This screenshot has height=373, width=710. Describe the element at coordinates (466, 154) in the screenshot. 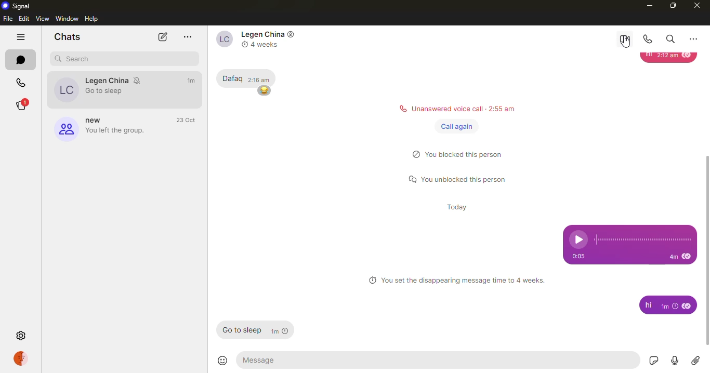

I see `) You blocked this person` at that location.